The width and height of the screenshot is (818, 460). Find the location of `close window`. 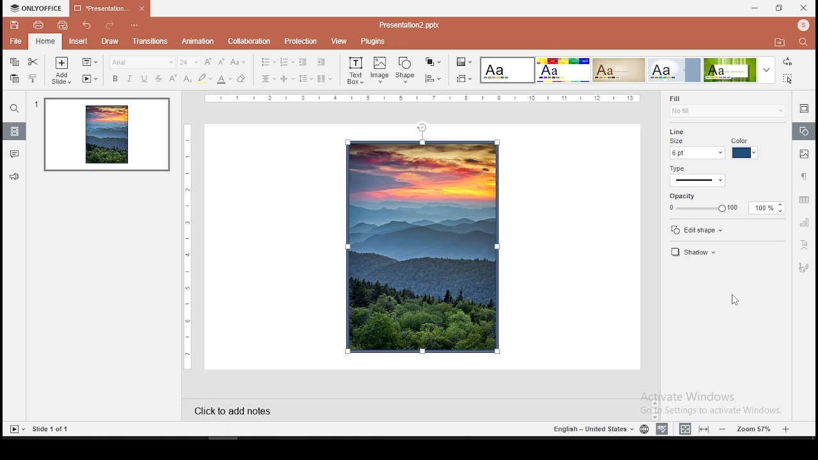

close window is located at coordinates (803, 8).